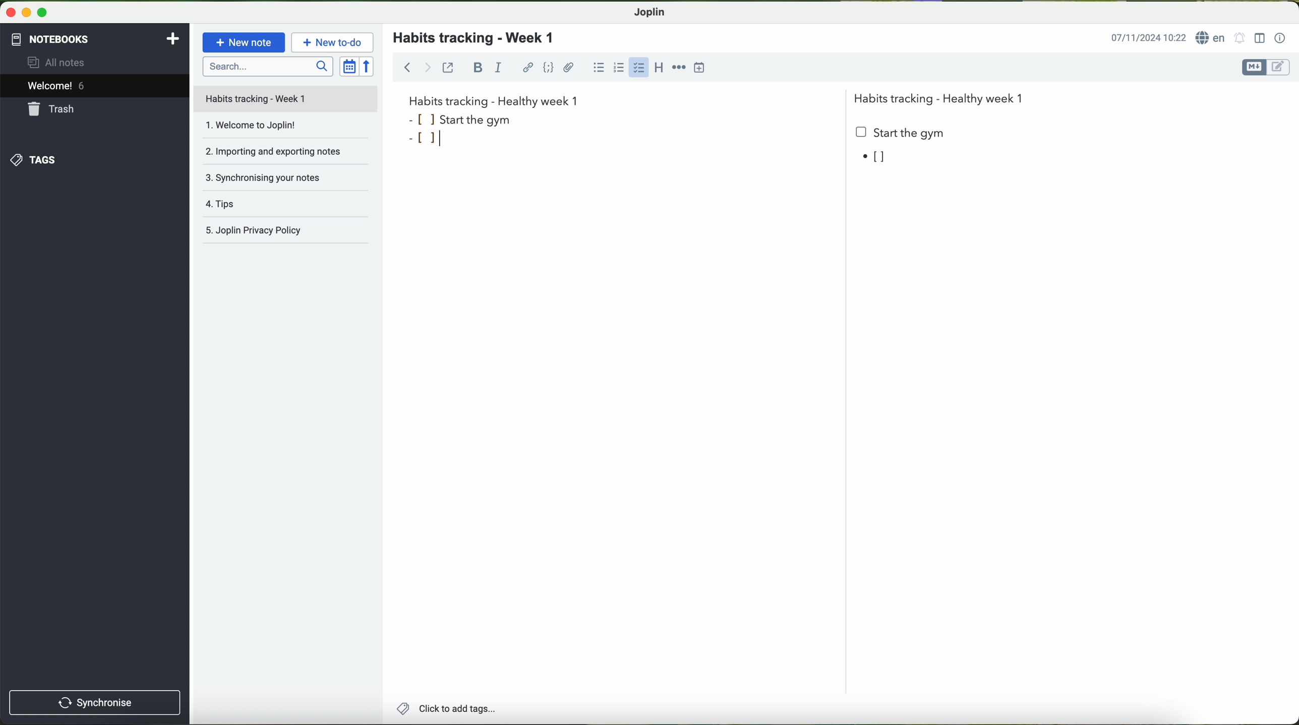  I want to click on Joplin privacy policy, so click(286, 232).